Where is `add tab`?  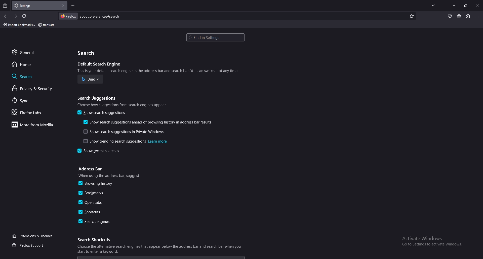 add tab is located at coordinates (73, 6).